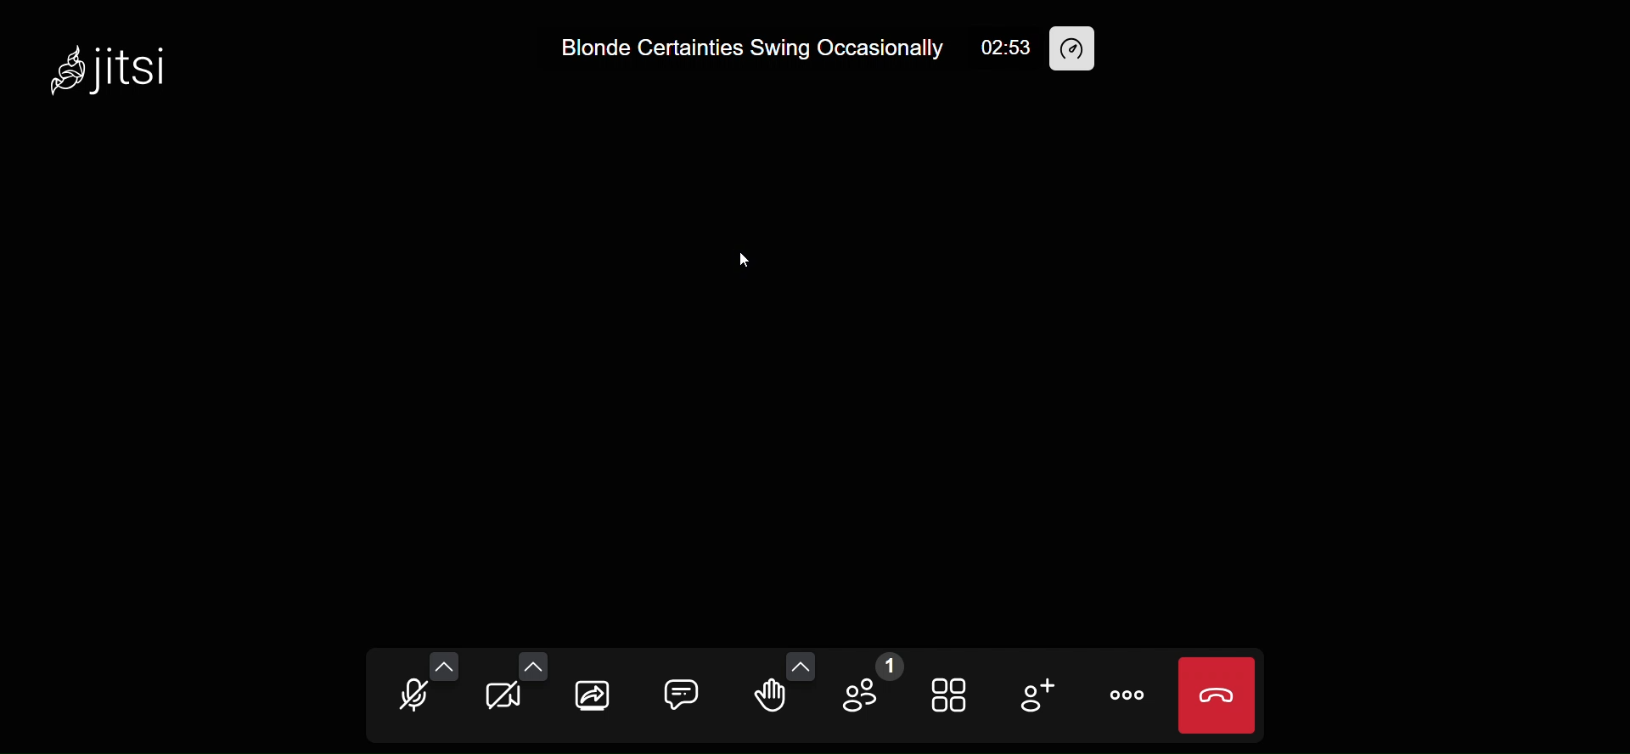 Image resolution: width=1630 pixels, height=754 pixels. Describe the element at coordinates (445, 666) in the screenshot. I see `more audio option` at that location.